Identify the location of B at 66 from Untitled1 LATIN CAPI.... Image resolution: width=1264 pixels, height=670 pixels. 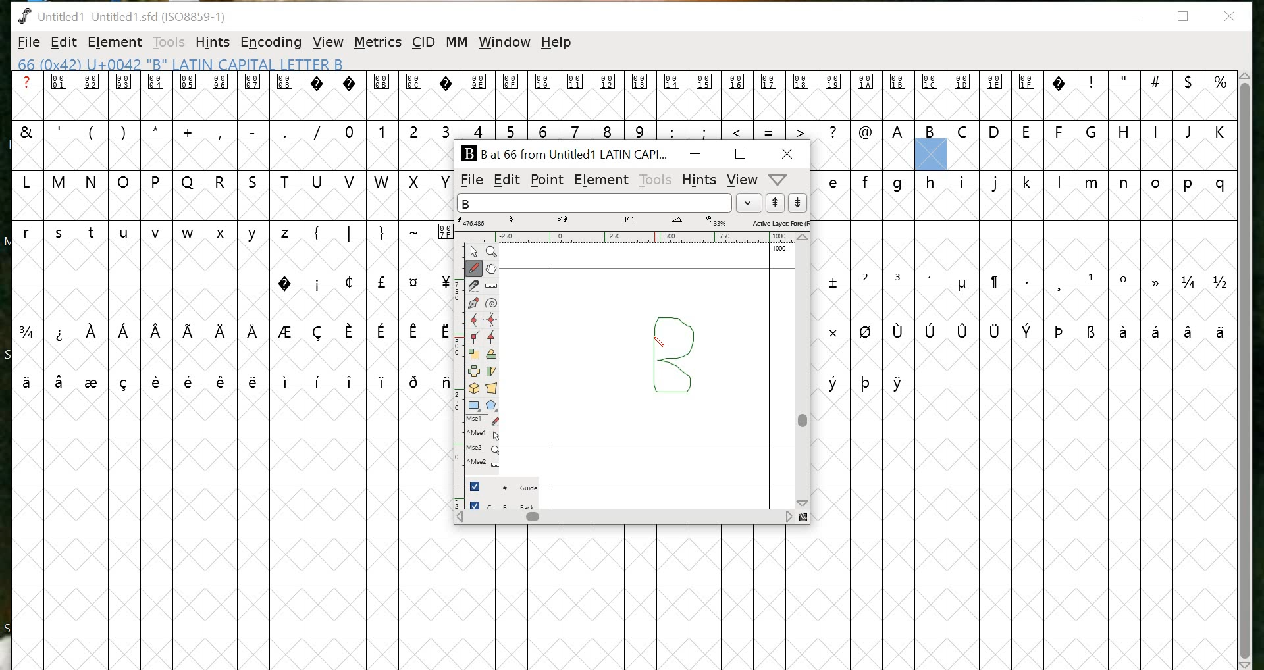
(564, 152).